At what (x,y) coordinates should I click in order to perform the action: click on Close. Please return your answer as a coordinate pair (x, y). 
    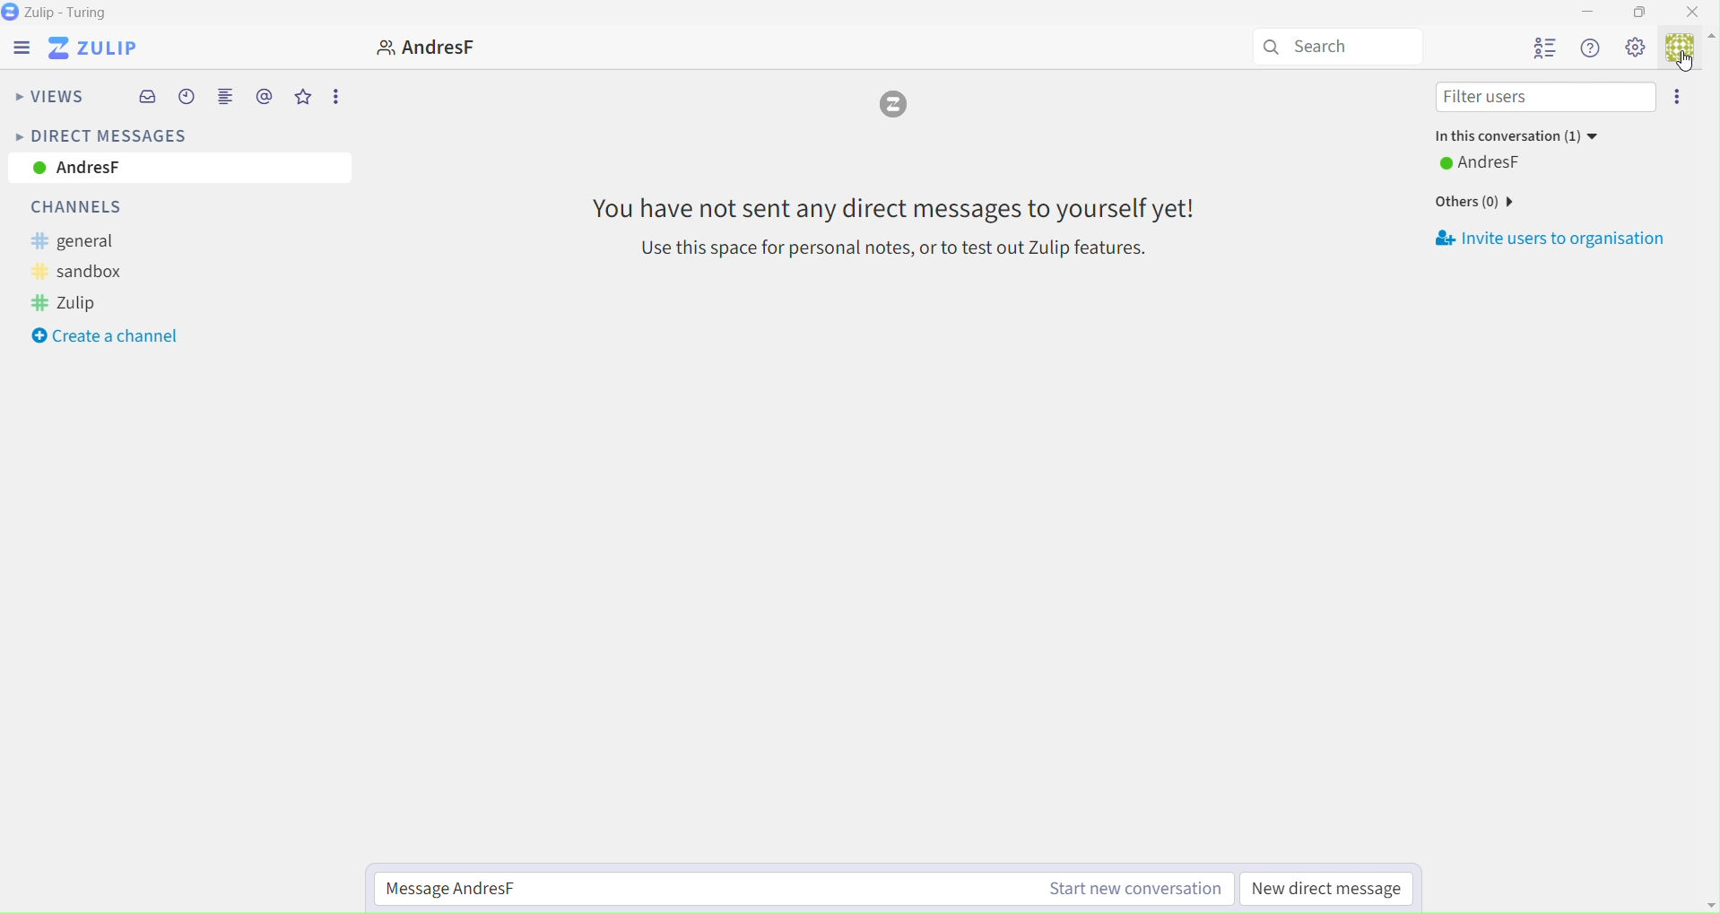
    Looking at the image, I should click on (1698, 13).